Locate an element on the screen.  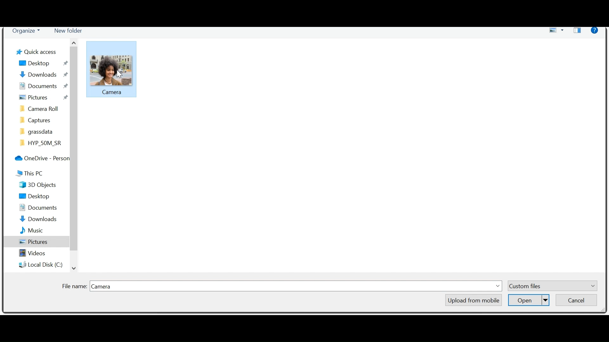
This Pc is located at coordinates (36, 173).